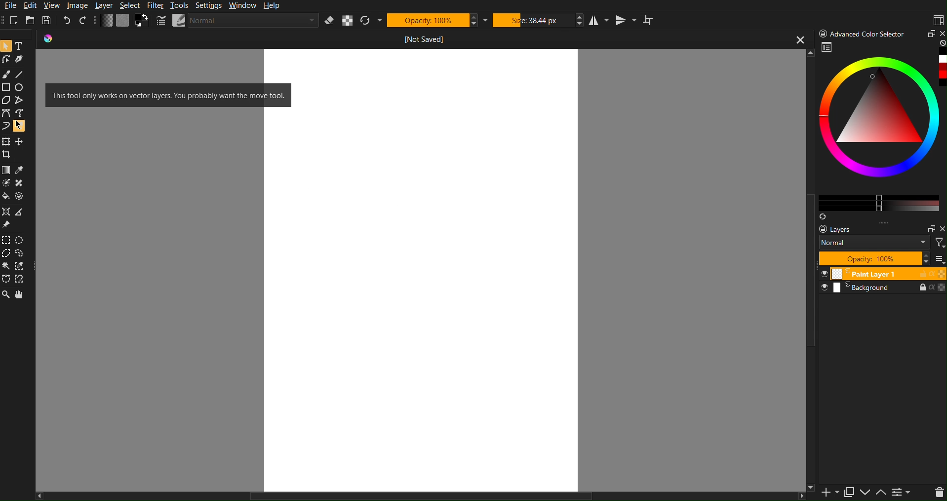 Image resolution: width=947 pixels, height=501 pixels. Describe the element at coordinates (107, 6) in the screenshot. I see `Layer` at that location.